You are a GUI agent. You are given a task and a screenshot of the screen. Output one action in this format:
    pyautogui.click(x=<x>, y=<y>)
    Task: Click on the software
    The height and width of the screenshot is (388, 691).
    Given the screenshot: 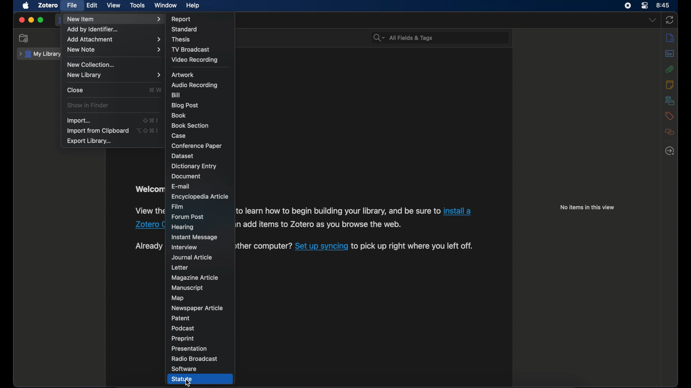 What is the action you would take?
    pyautogui.click(x=184, y=369)
    